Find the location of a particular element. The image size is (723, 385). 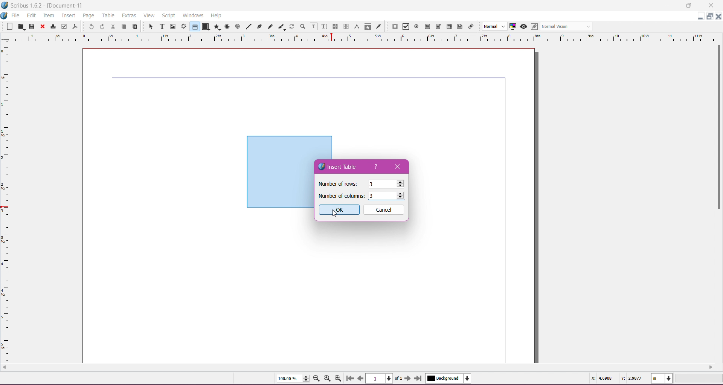

scroll bar is located at coordinates (718, 205).